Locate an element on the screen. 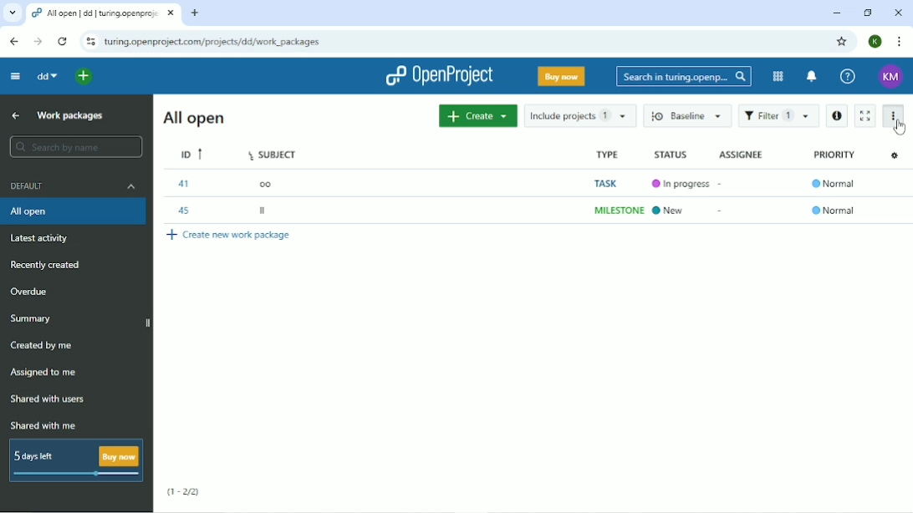  Account is located at coordinates (877, 41).